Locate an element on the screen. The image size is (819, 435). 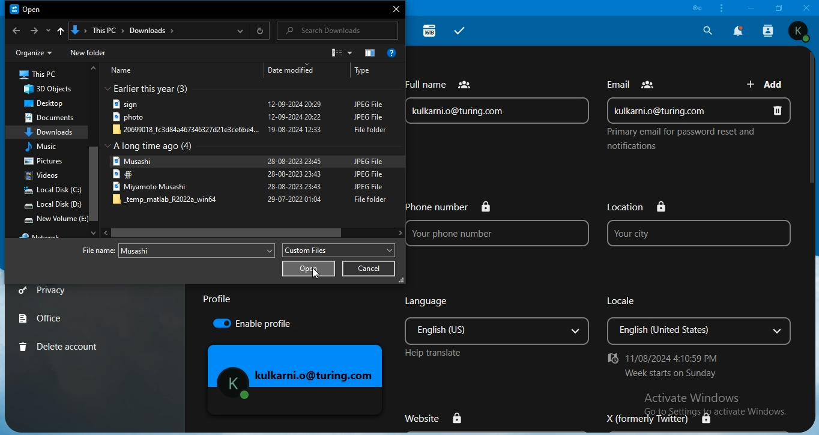
open is located at coordinates (309, 268).